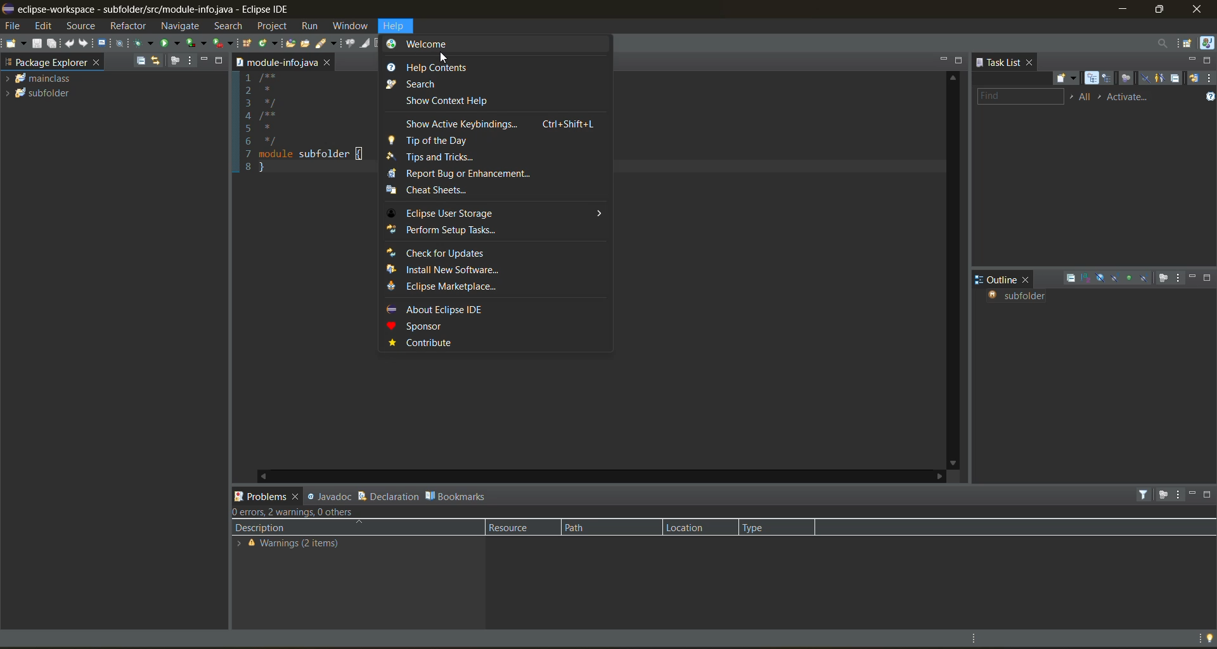 Image resolution: width=1217 pixels, height=649 pixels. Describe the element at coordinates (516, 528) in the screenshot. I see `resource` at that location.